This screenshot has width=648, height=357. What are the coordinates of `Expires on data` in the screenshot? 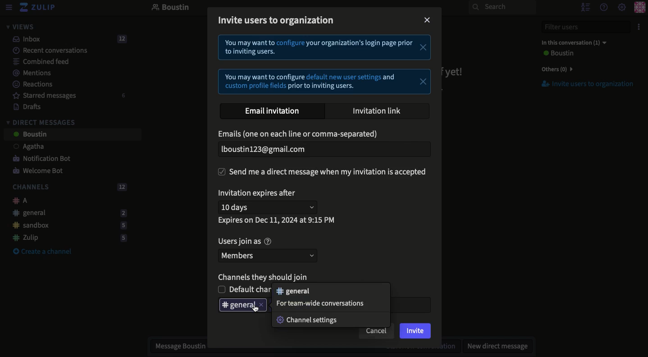 It's located at (278, 220).